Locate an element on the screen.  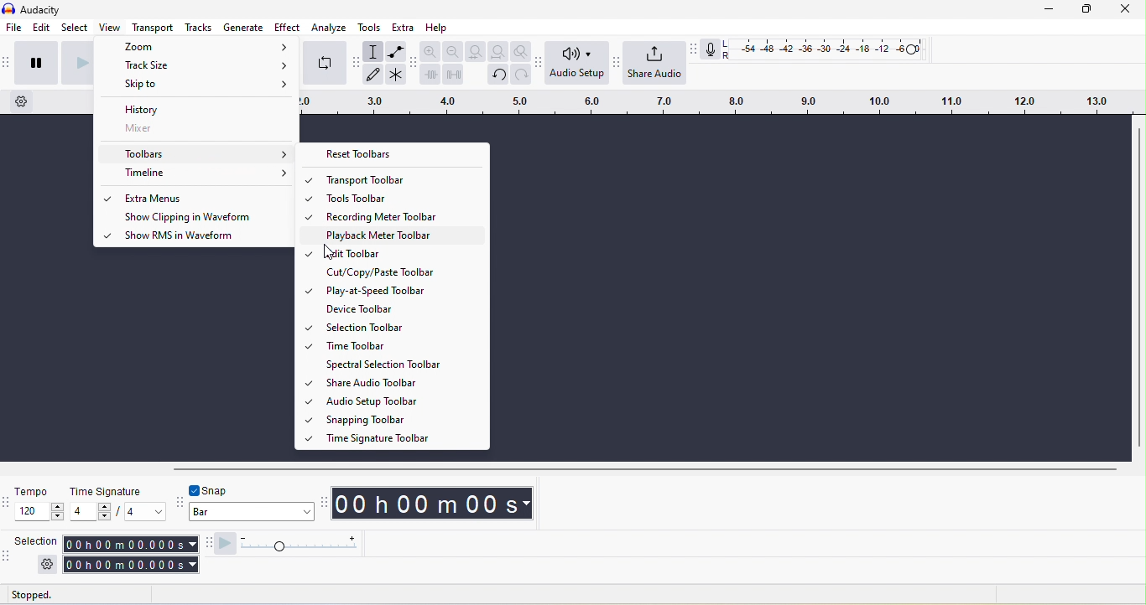
set time signature is located at coordinates (146, 511).